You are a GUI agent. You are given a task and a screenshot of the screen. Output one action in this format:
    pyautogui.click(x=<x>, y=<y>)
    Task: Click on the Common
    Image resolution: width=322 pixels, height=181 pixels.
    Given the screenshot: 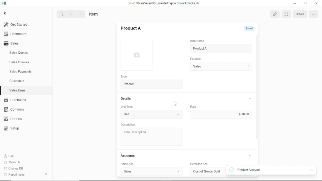 What is the action you would take?
    pyautogui.click(x=14, y=110)
    